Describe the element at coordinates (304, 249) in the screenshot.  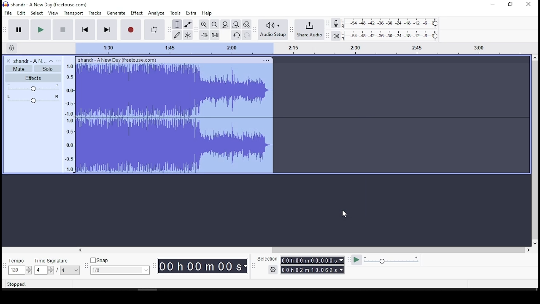
I see `scroll bar` at that location.